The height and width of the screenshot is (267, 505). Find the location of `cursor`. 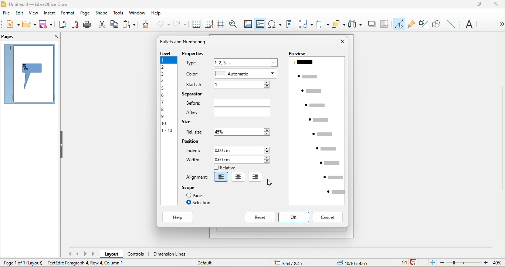

cursor is located at coordinates (270, 183).